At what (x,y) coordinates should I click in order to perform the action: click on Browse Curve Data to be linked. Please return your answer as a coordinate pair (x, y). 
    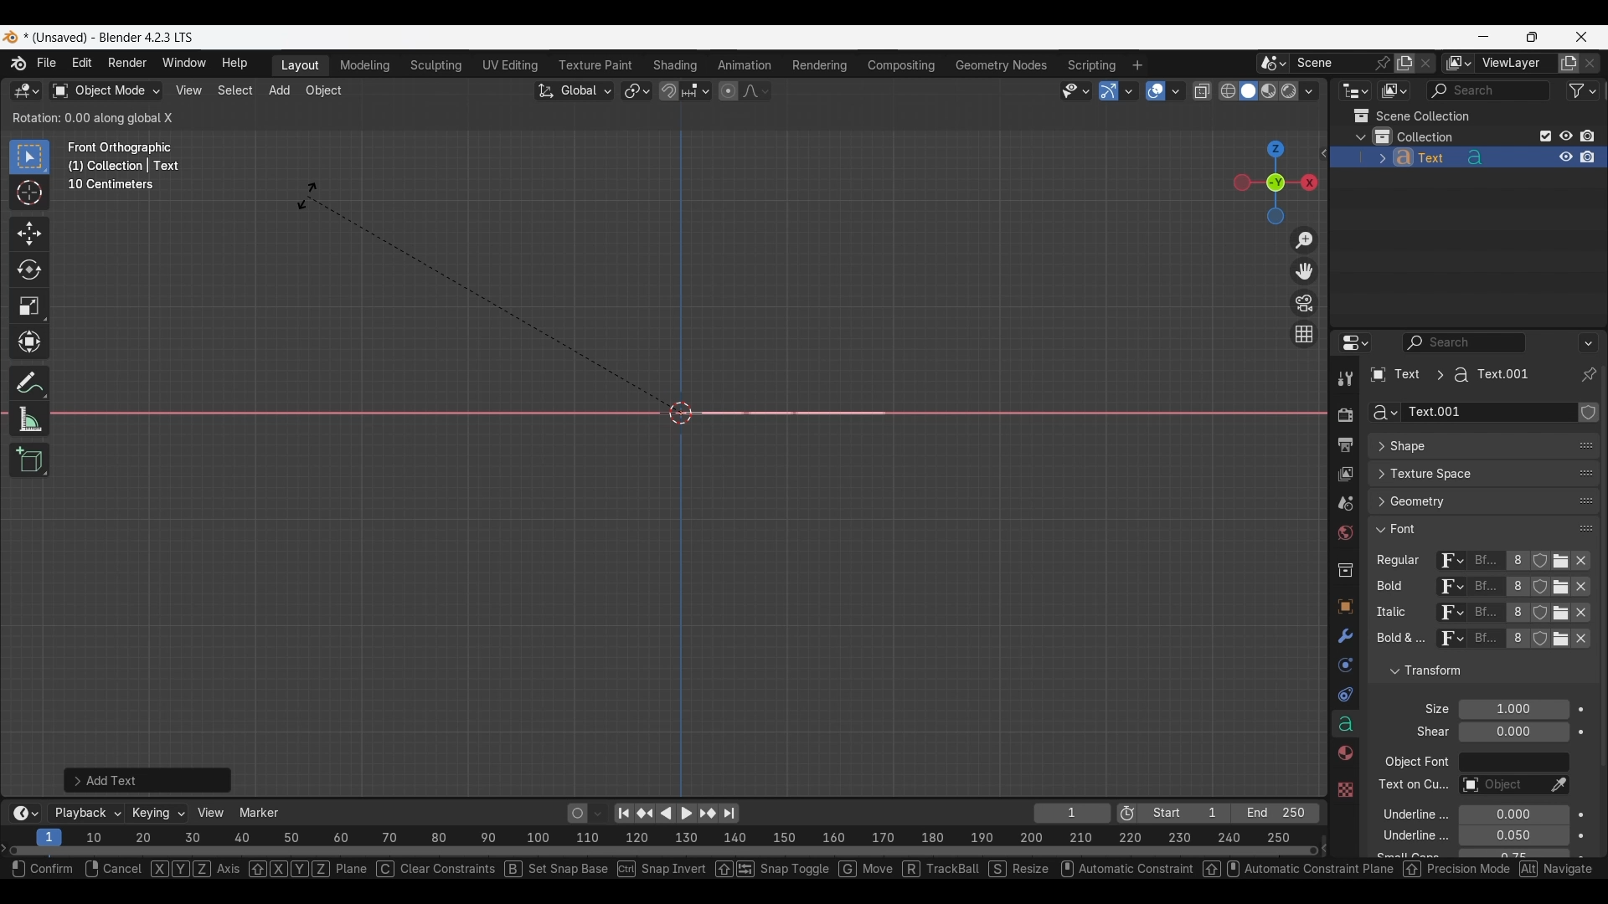
    Looking at the image, I should click on (1382, 413).